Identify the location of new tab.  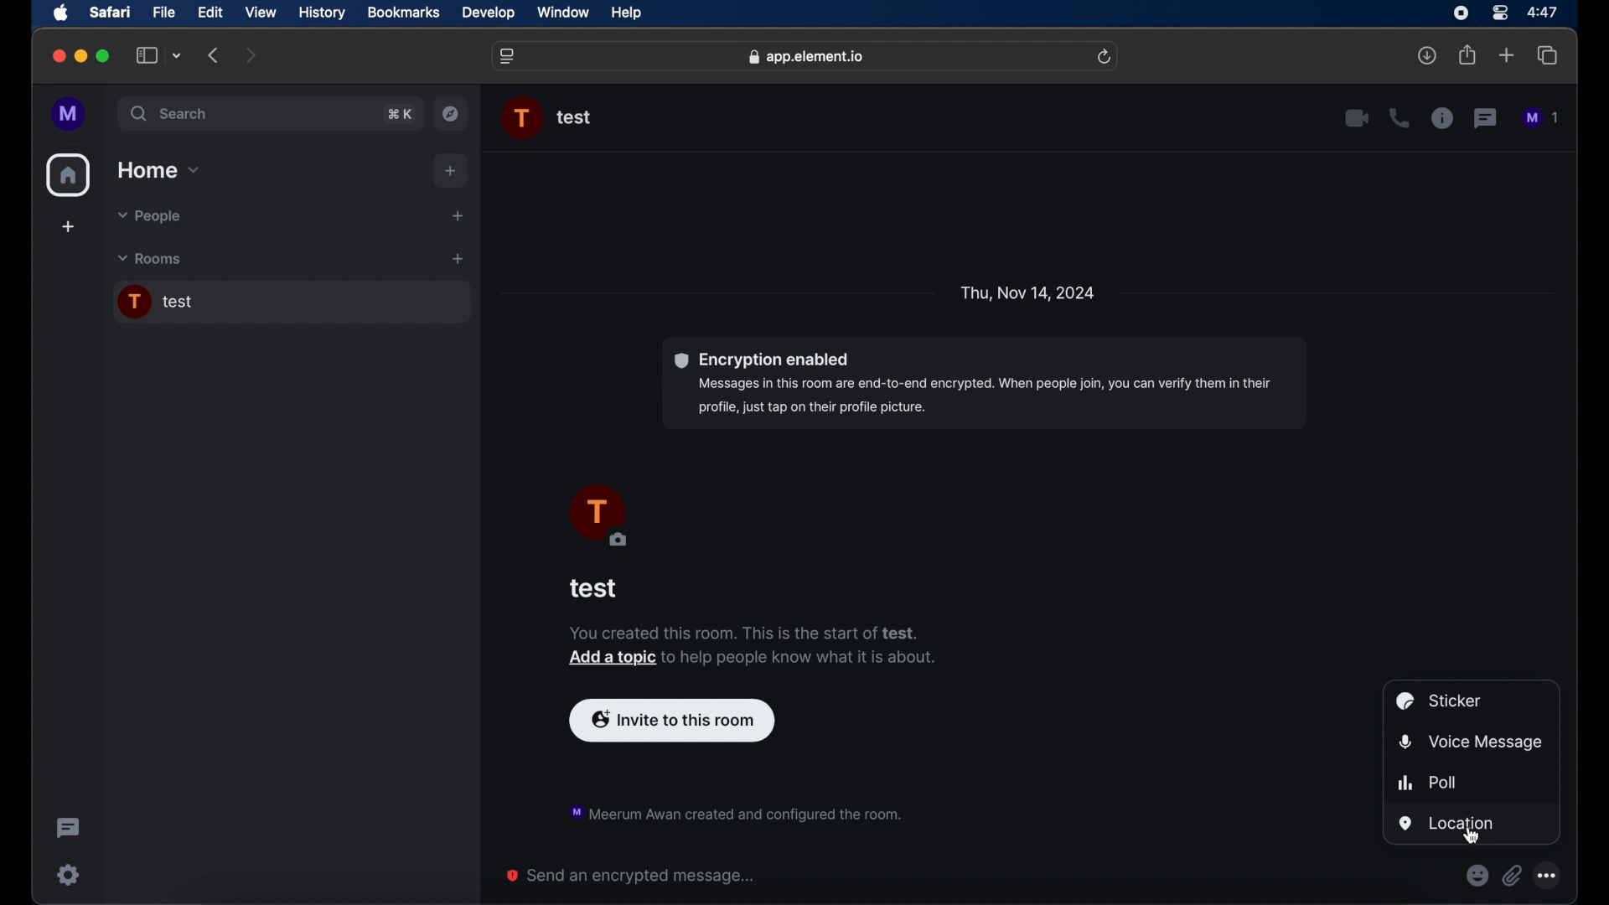
(1507, 55).